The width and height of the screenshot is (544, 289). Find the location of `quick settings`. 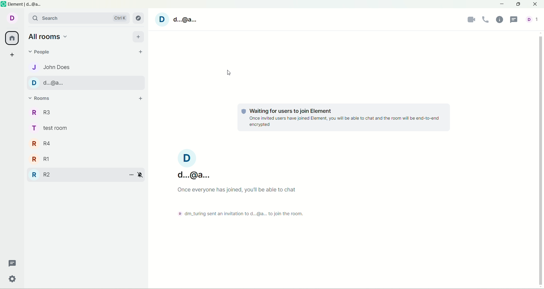

quick settings is located at coordinates (12, 279).